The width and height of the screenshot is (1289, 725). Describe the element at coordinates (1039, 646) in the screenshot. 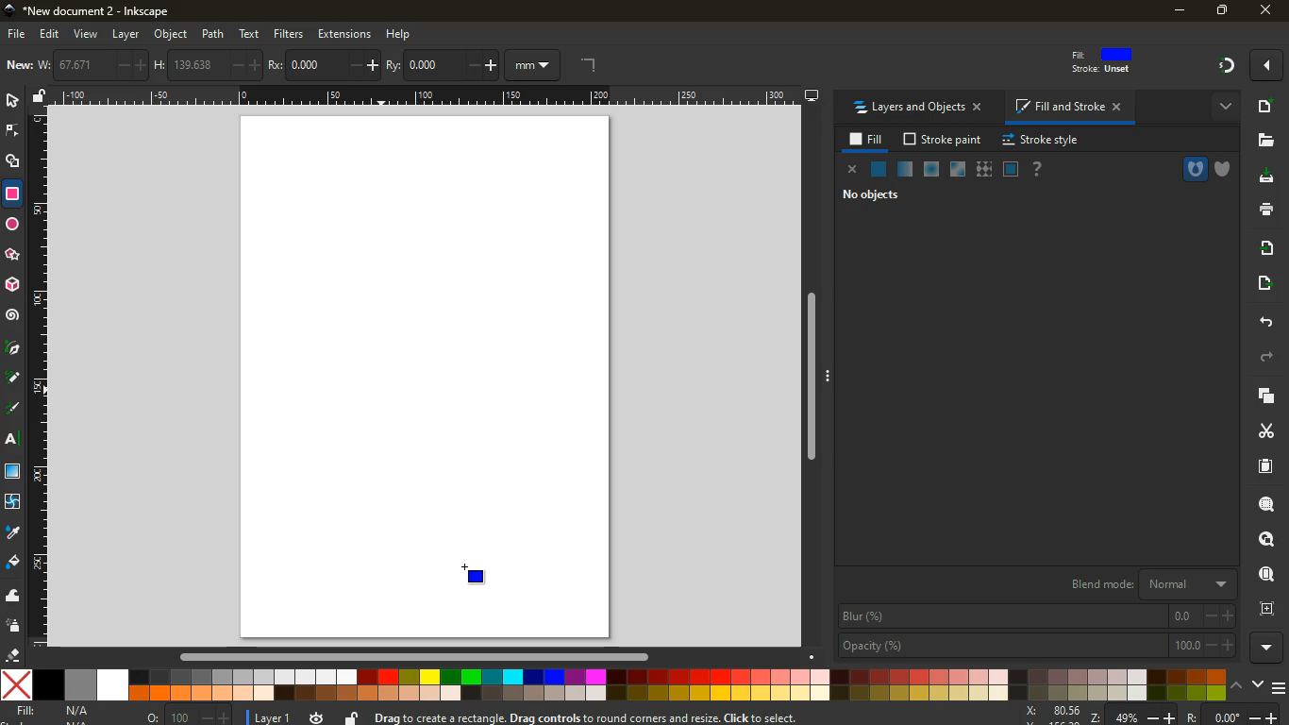

I see `opacity` at that location.